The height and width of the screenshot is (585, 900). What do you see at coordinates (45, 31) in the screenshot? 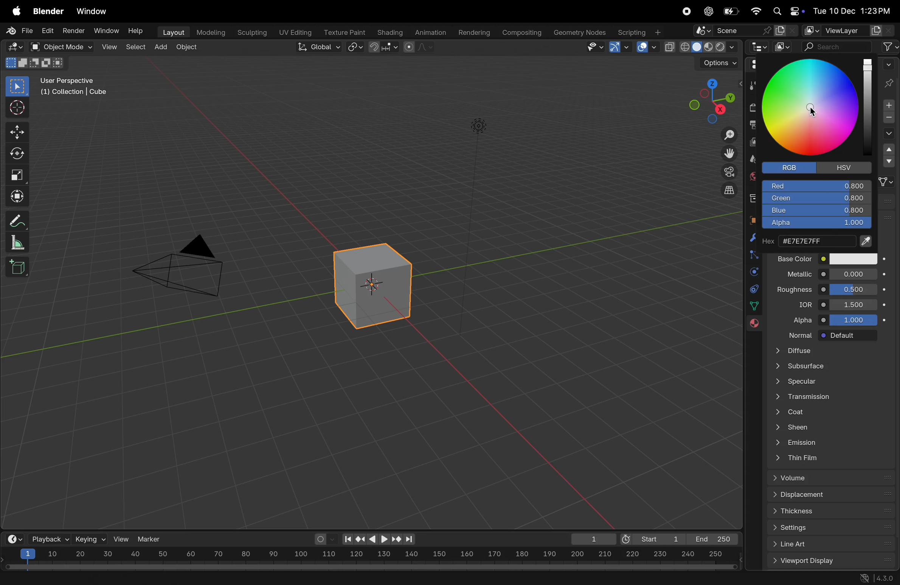
I see `edit` at bounding box center [45, 31].